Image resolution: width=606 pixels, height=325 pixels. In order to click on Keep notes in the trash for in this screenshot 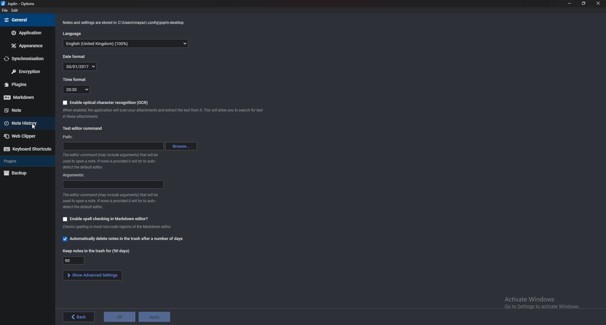, I will do `click(98, 251)`.